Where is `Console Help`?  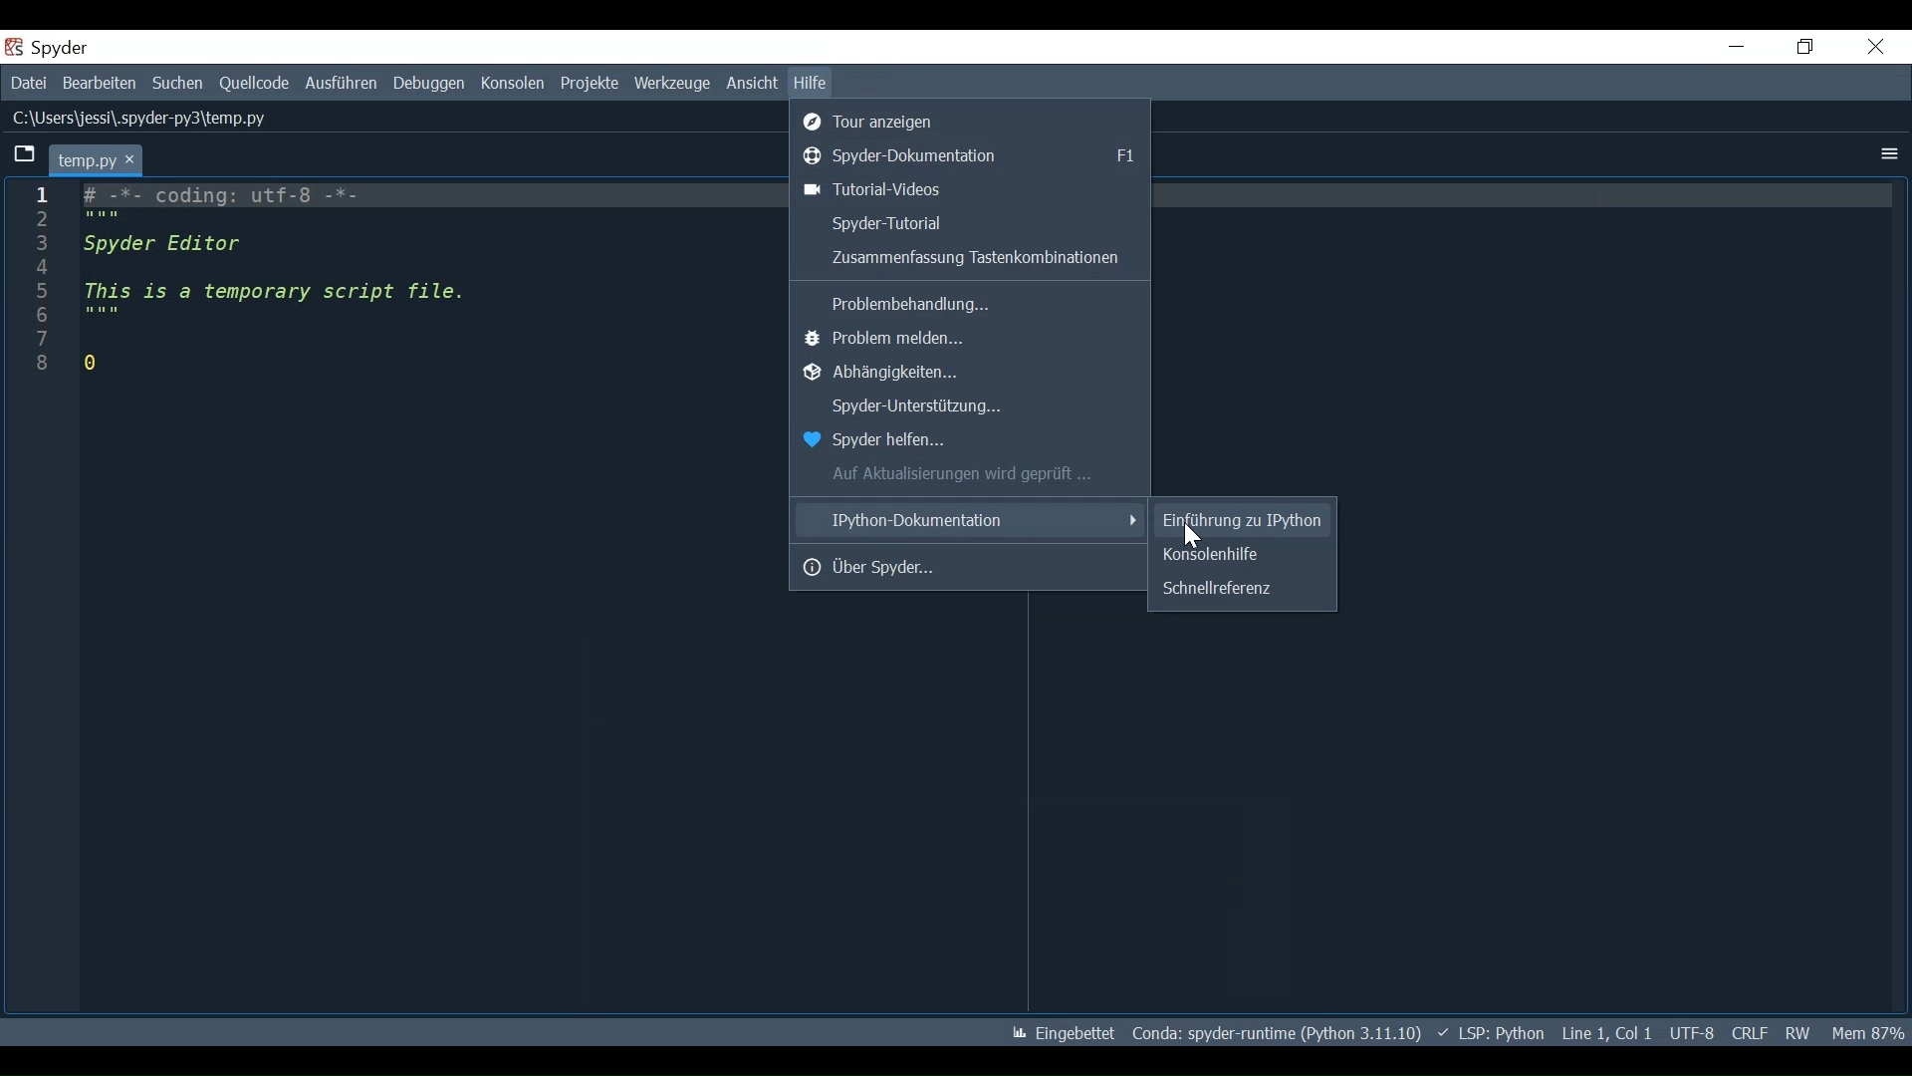 Console Help is located at coordinates (1241, 555).